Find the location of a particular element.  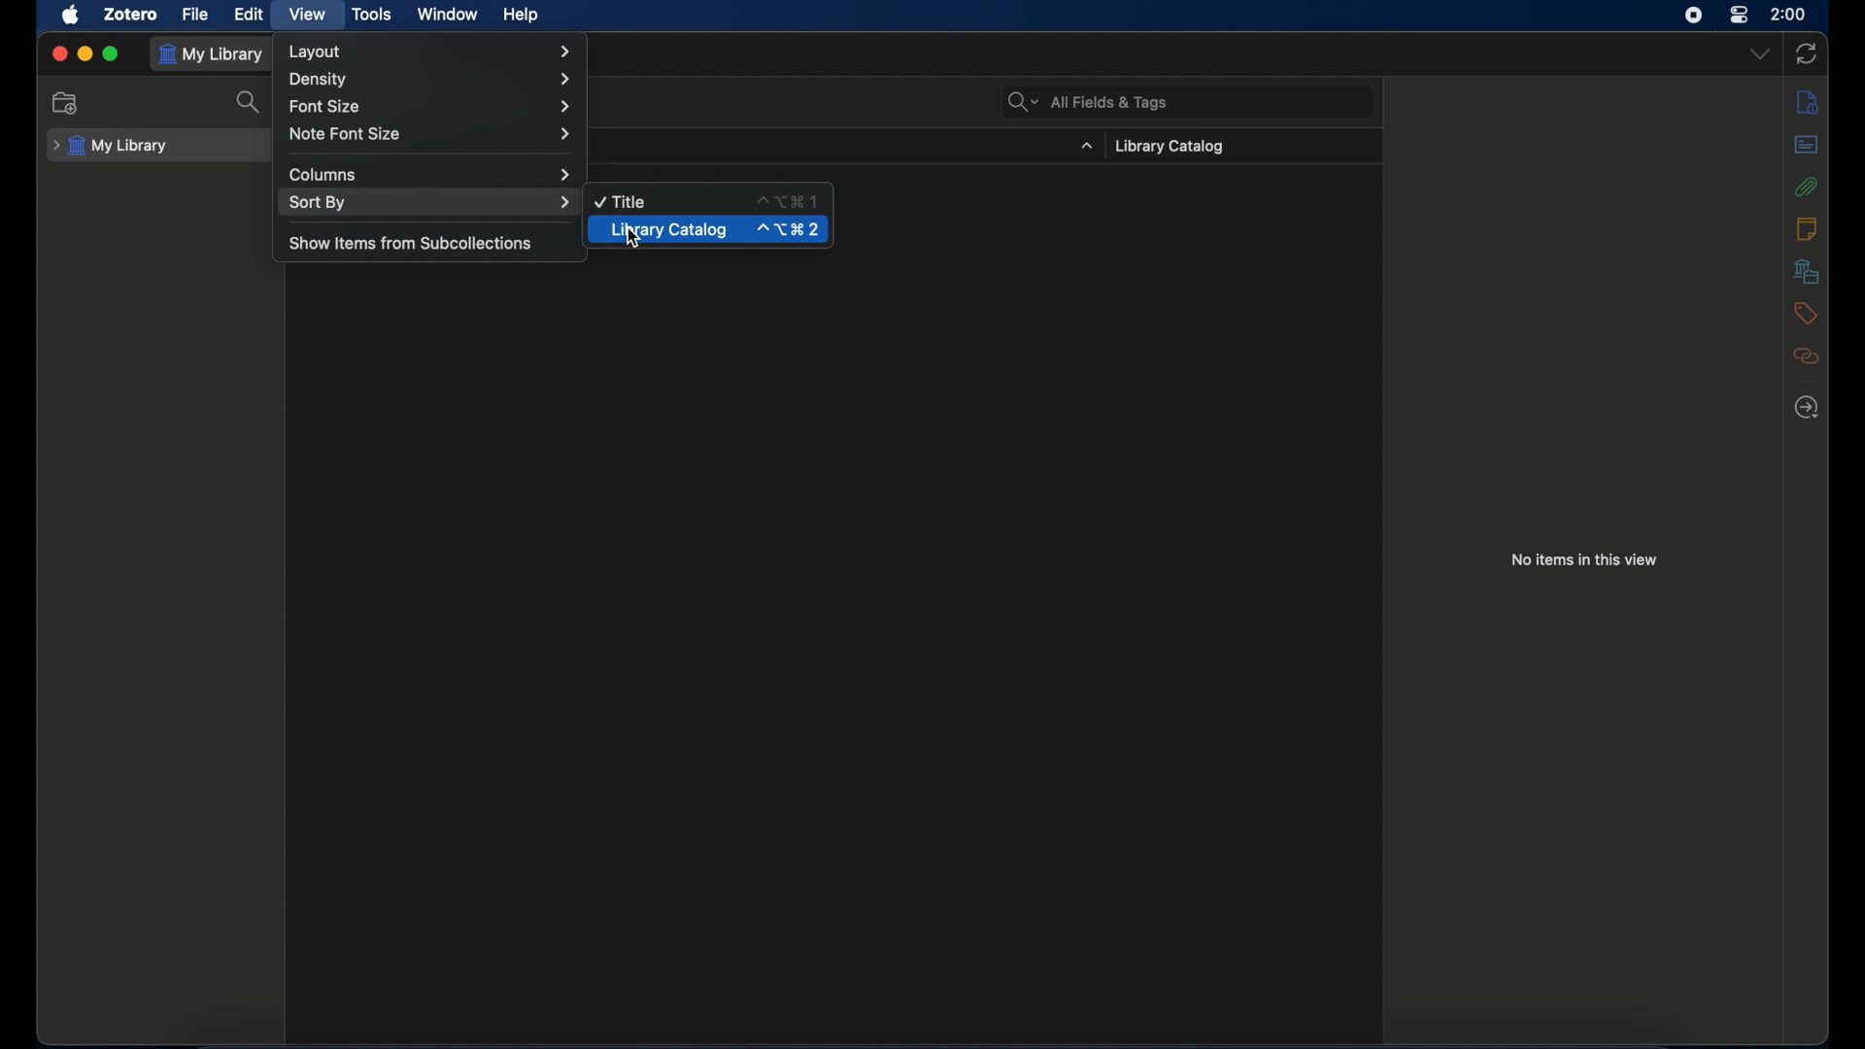

title is located at coordinates (622, 202).